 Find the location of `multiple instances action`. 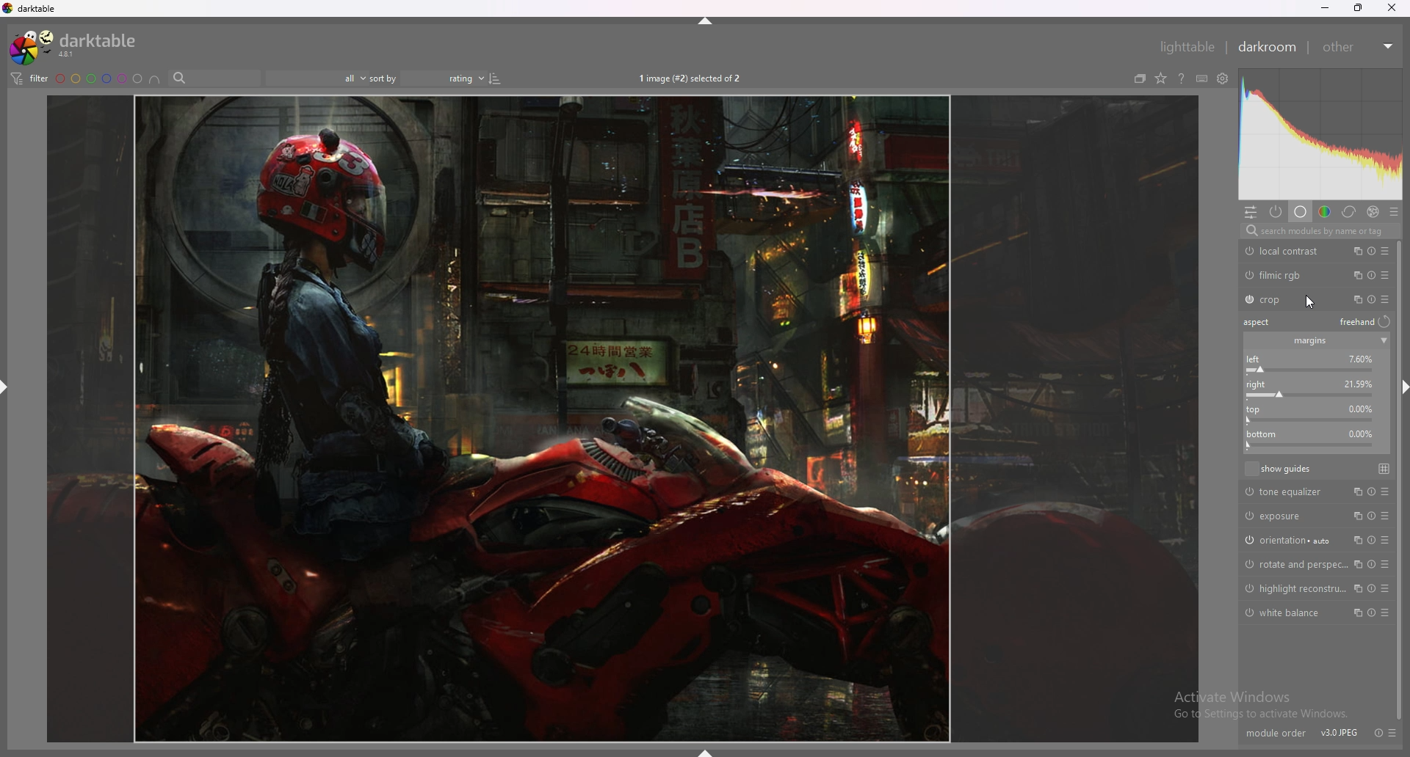

multiple instances action is located at coordinates (1355, 250).